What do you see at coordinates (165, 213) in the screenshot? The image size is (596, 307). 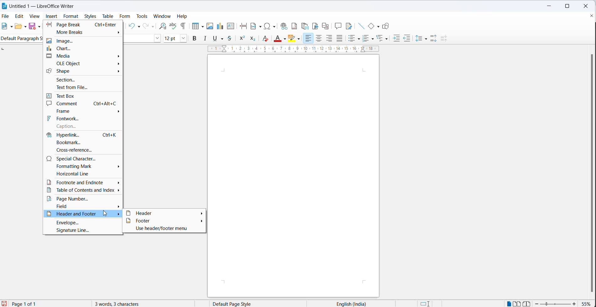 I see `header` at bounding box center [165, 213].